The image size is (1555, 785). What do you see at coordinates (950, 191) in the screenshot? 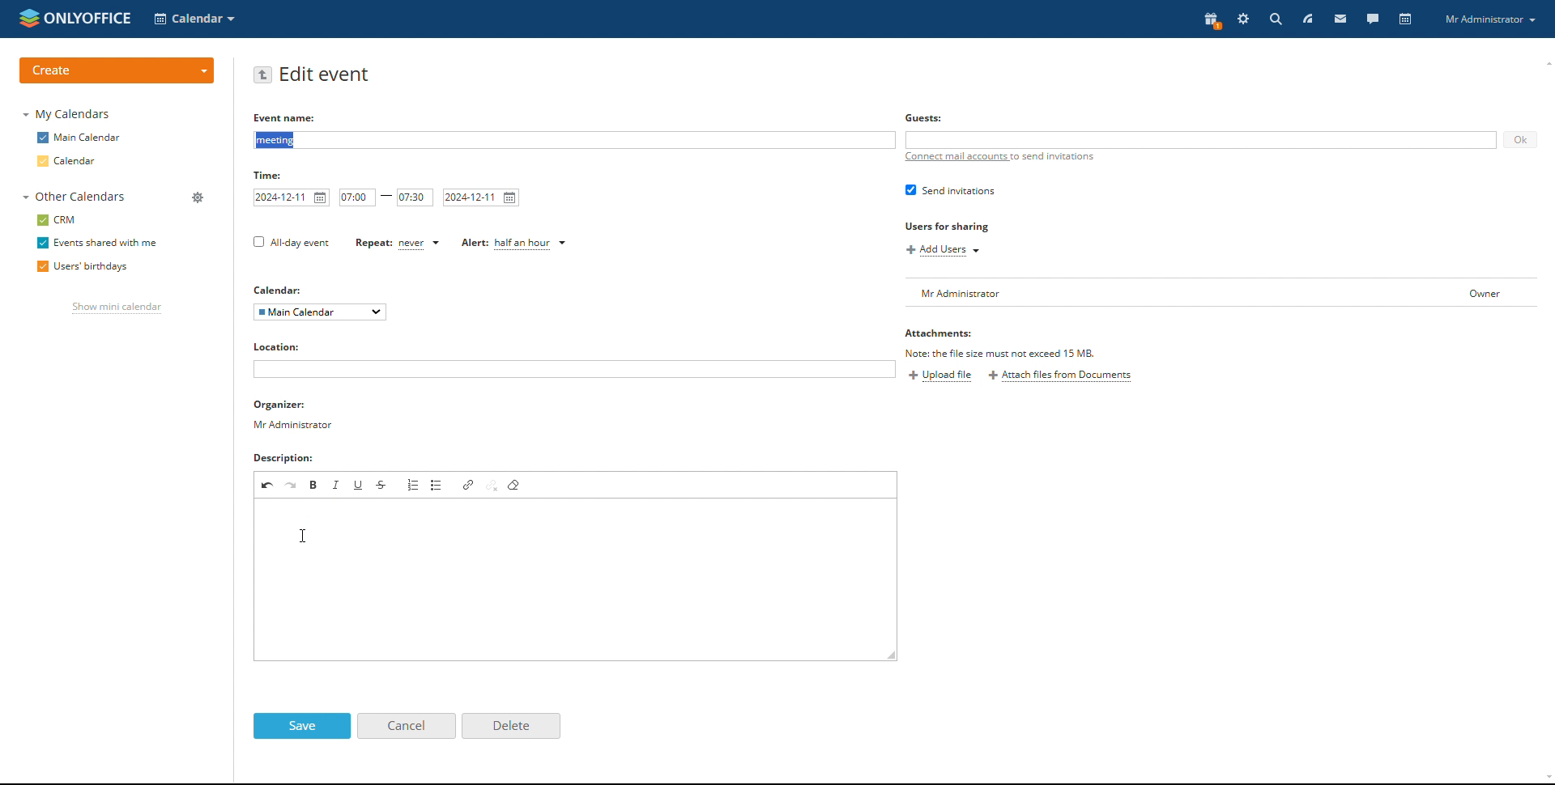
I see `send invitations` at bounding box center [950, 191].